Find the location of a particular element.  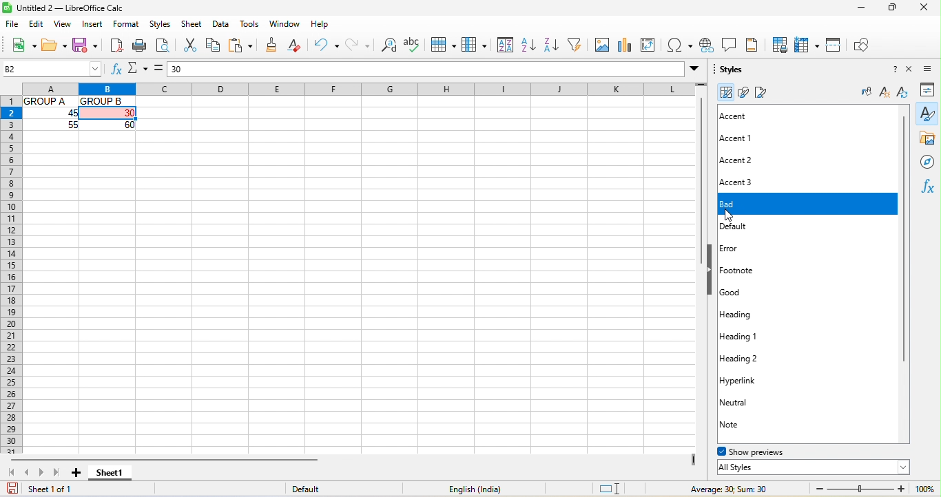

hyperlink is located at coordinates (752, 379).